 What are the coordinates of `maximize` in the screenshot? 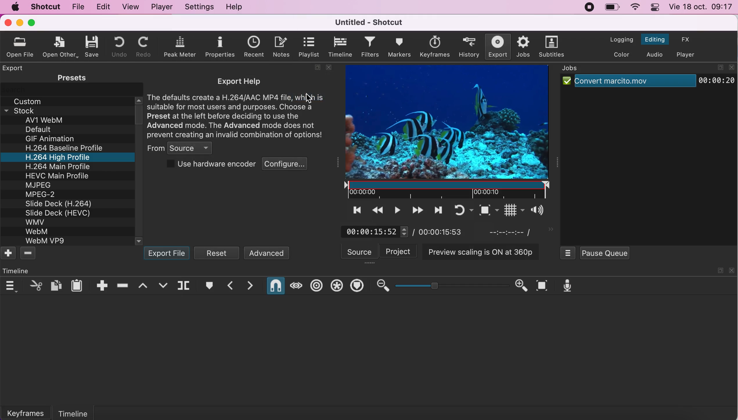 It's located at (719, 67).